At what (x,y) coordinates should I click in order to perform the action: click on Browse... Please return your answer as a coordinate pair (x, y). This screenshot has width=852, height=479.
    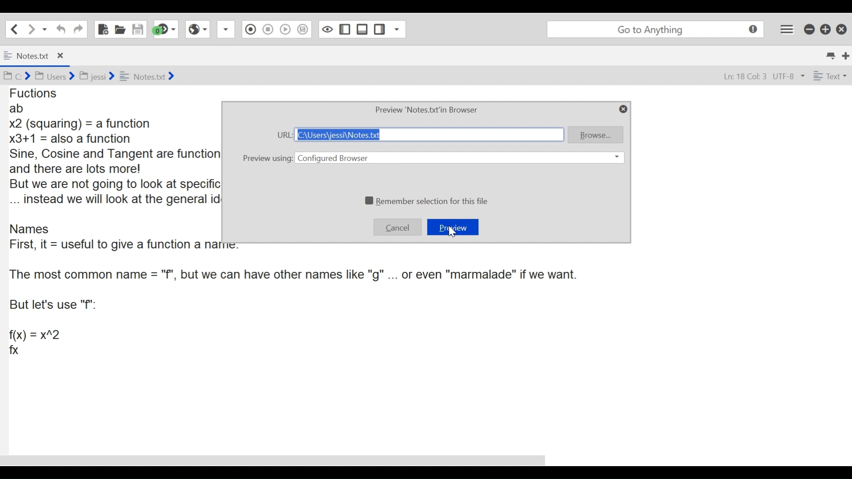
    Looking at the image, I should click on (597, 135).